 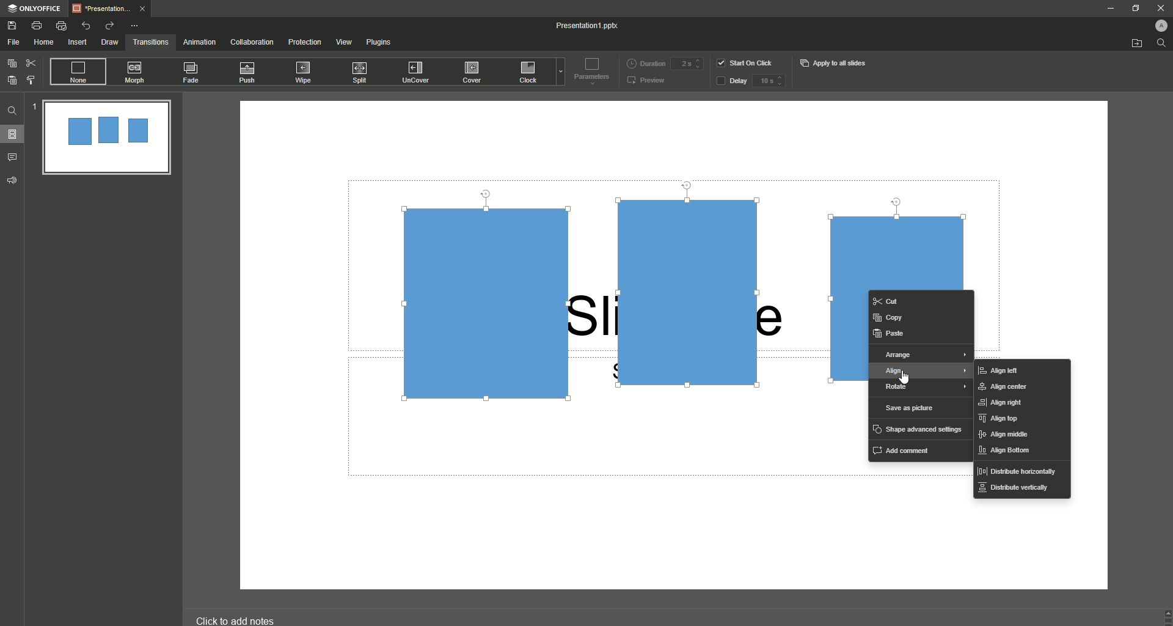 What do you see at coordinates (1155, 24) in the screenshot?
I see `Profile` at bounding box center [1155, 24].